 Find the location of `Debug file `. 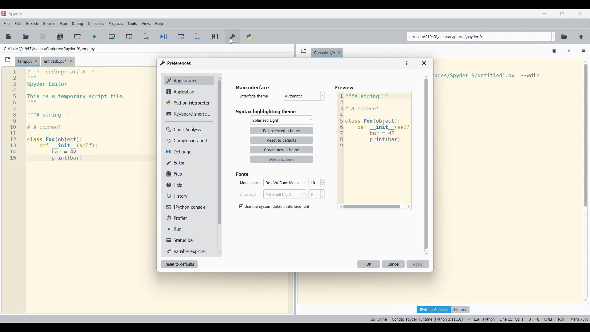

Debug file  is located at coordinates (164, 37).